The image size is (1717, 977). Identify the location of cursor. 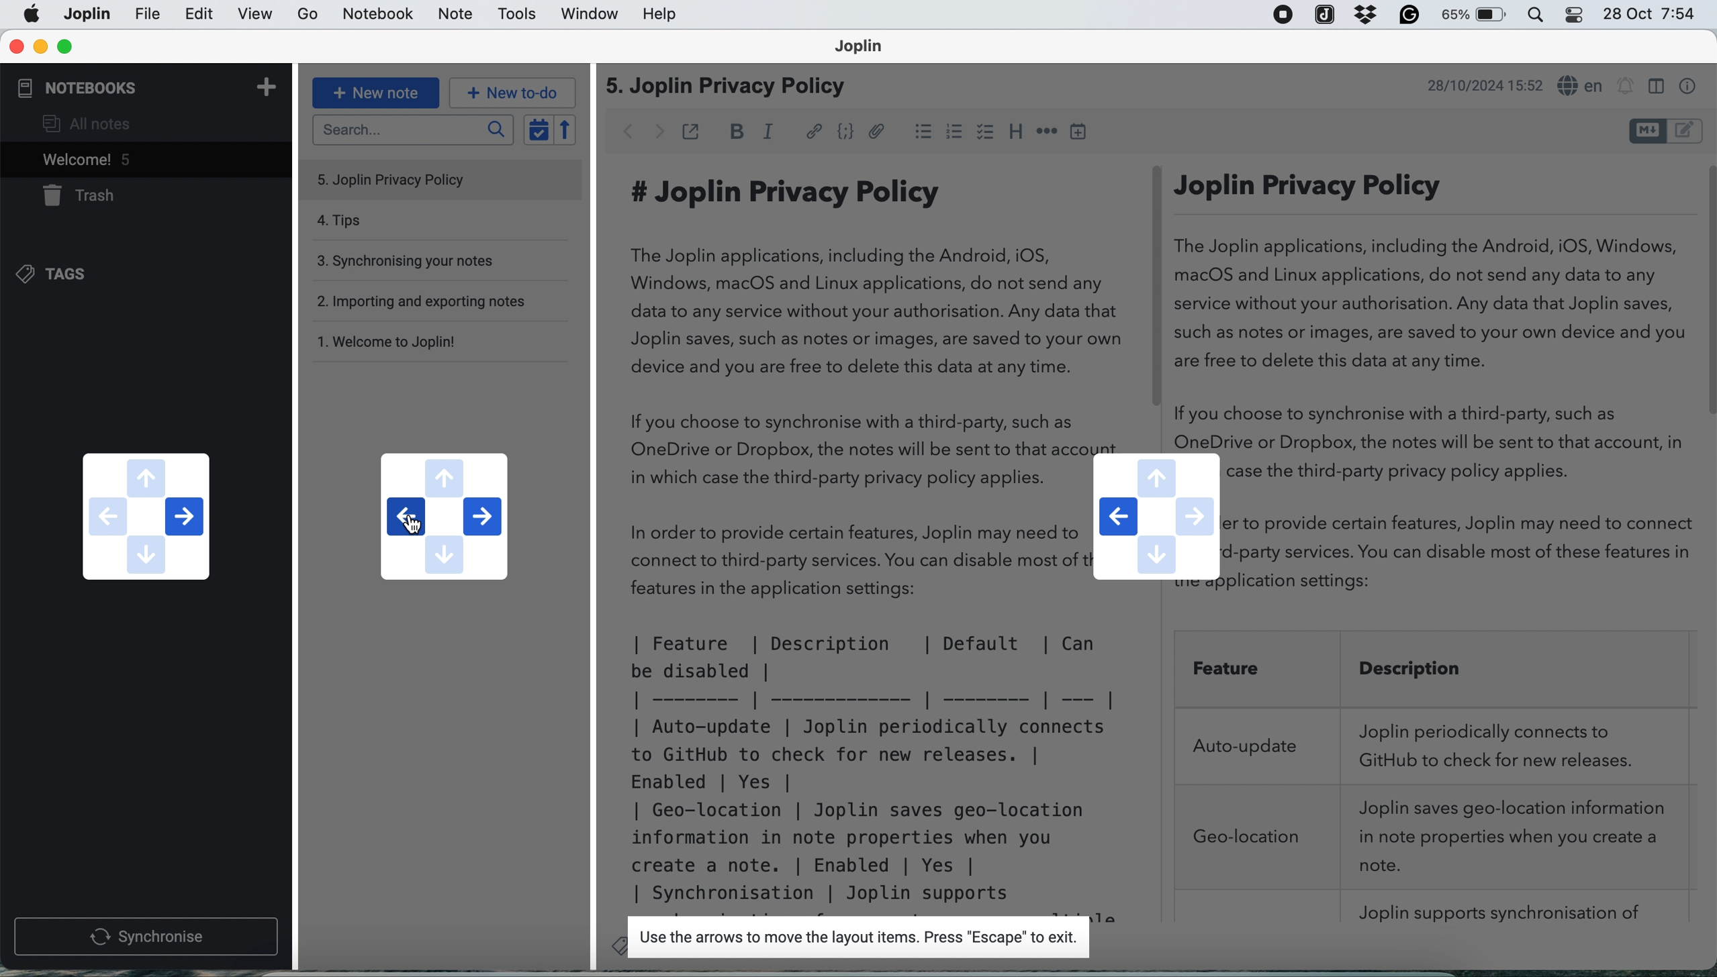
(414, 525).